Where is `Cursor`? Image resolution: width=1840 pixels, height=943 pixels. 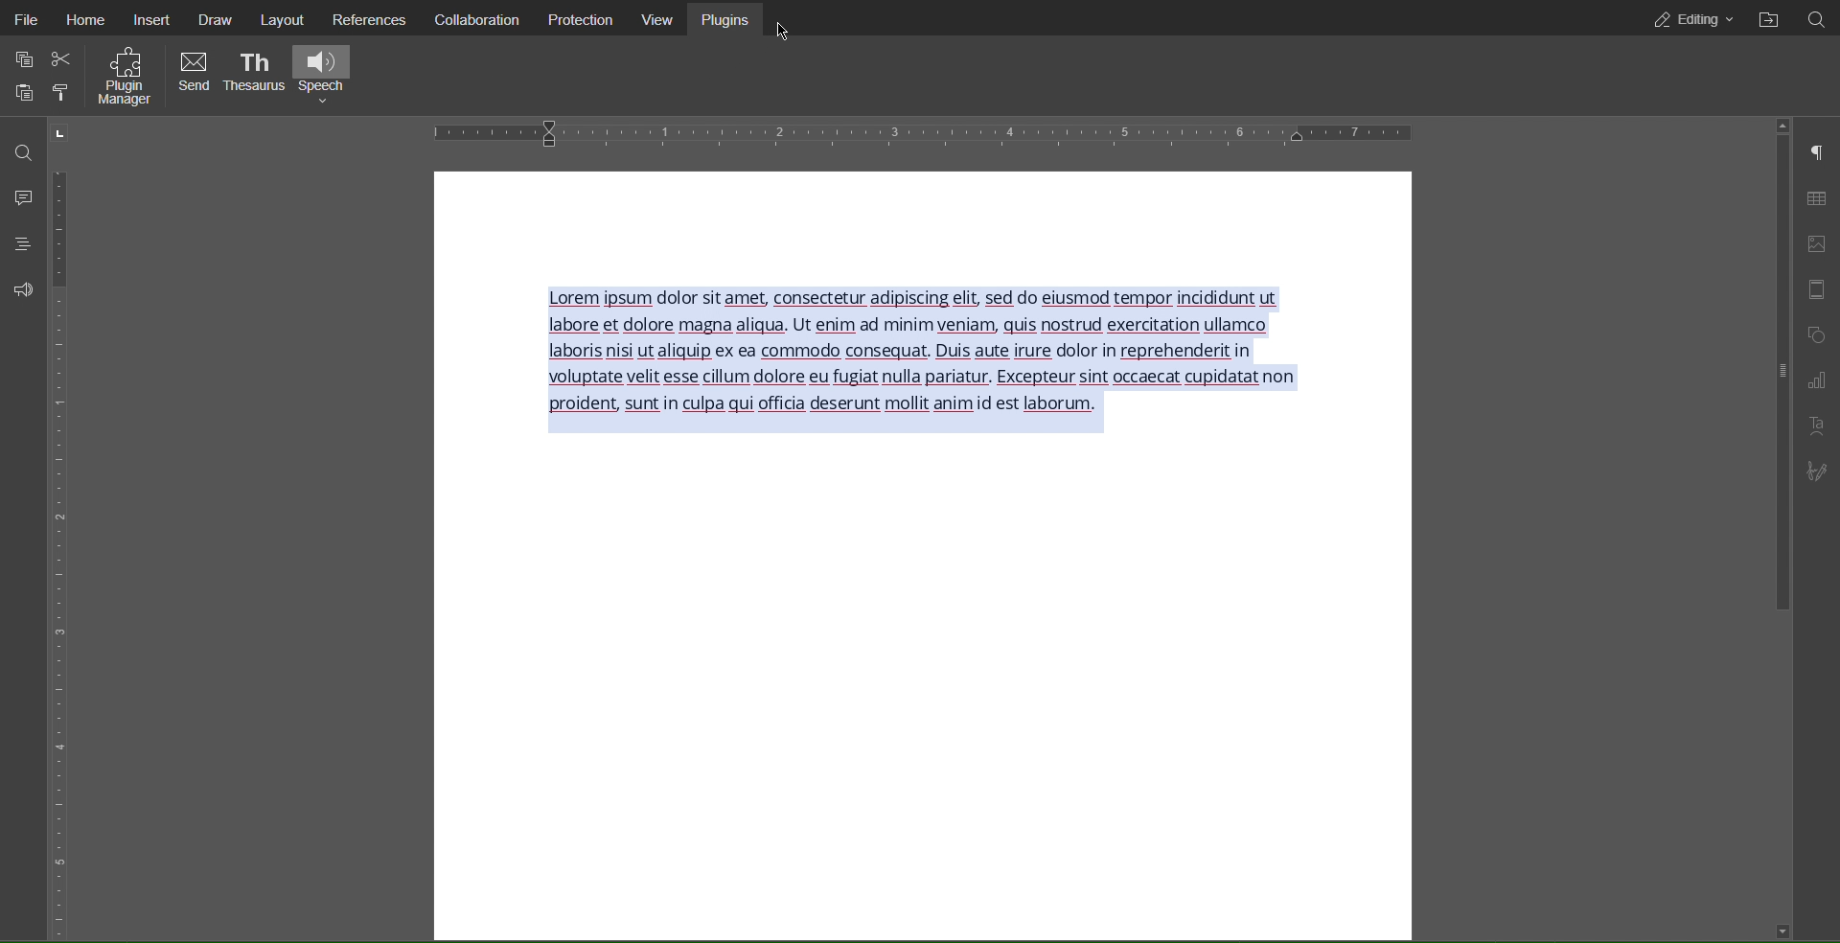
Cursor is located at coordinates (781, 32).